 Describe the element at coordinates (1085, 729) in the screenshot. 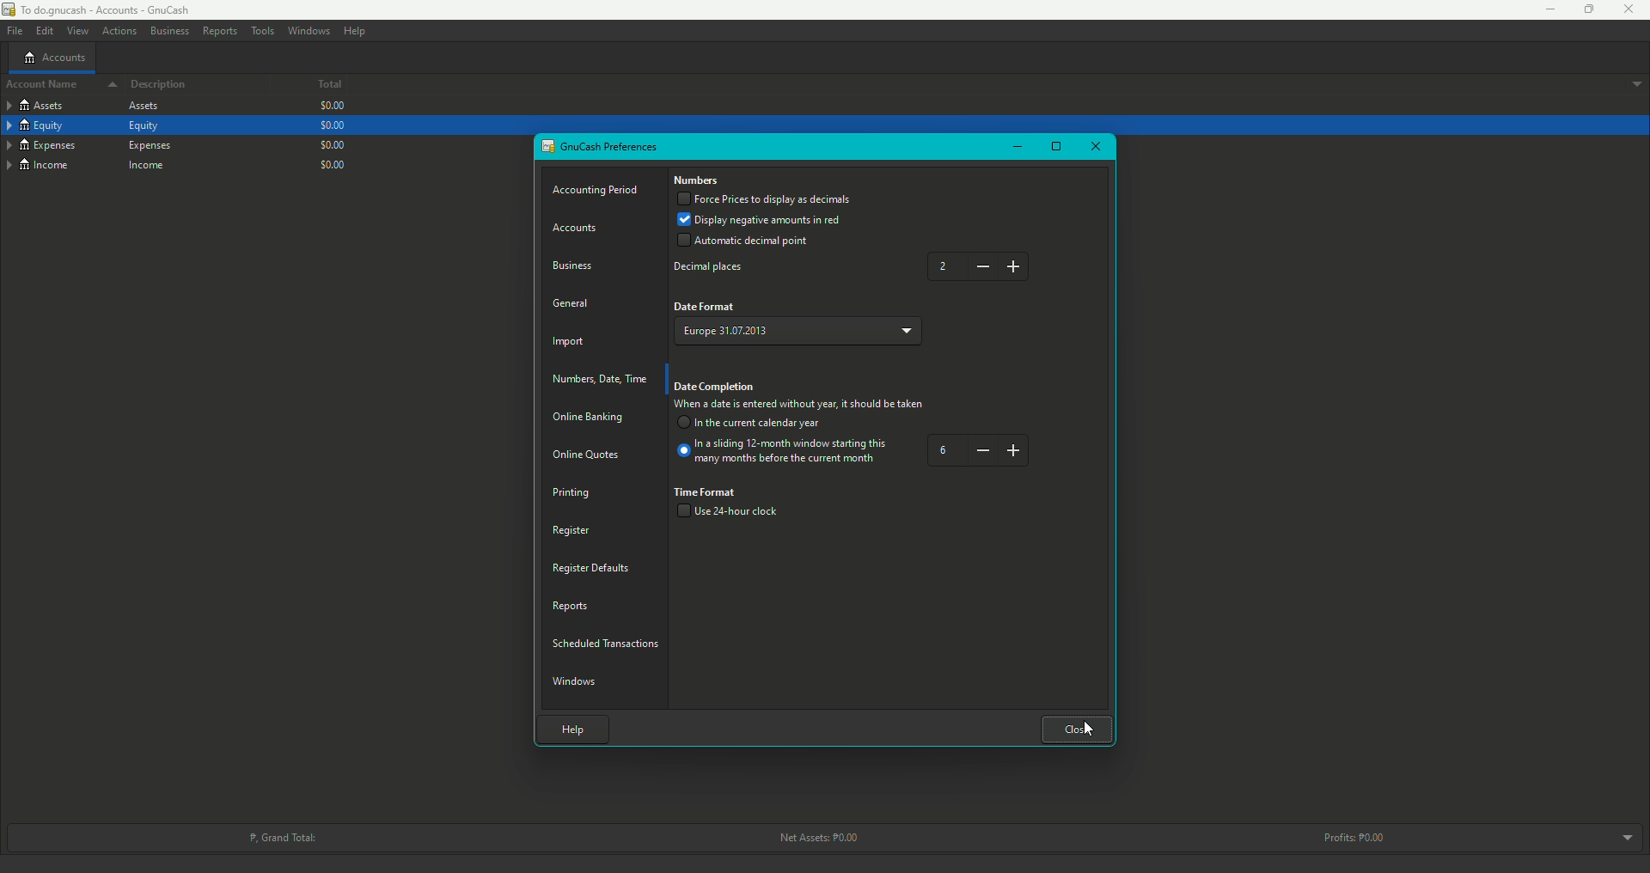

I see `Close` at that location.